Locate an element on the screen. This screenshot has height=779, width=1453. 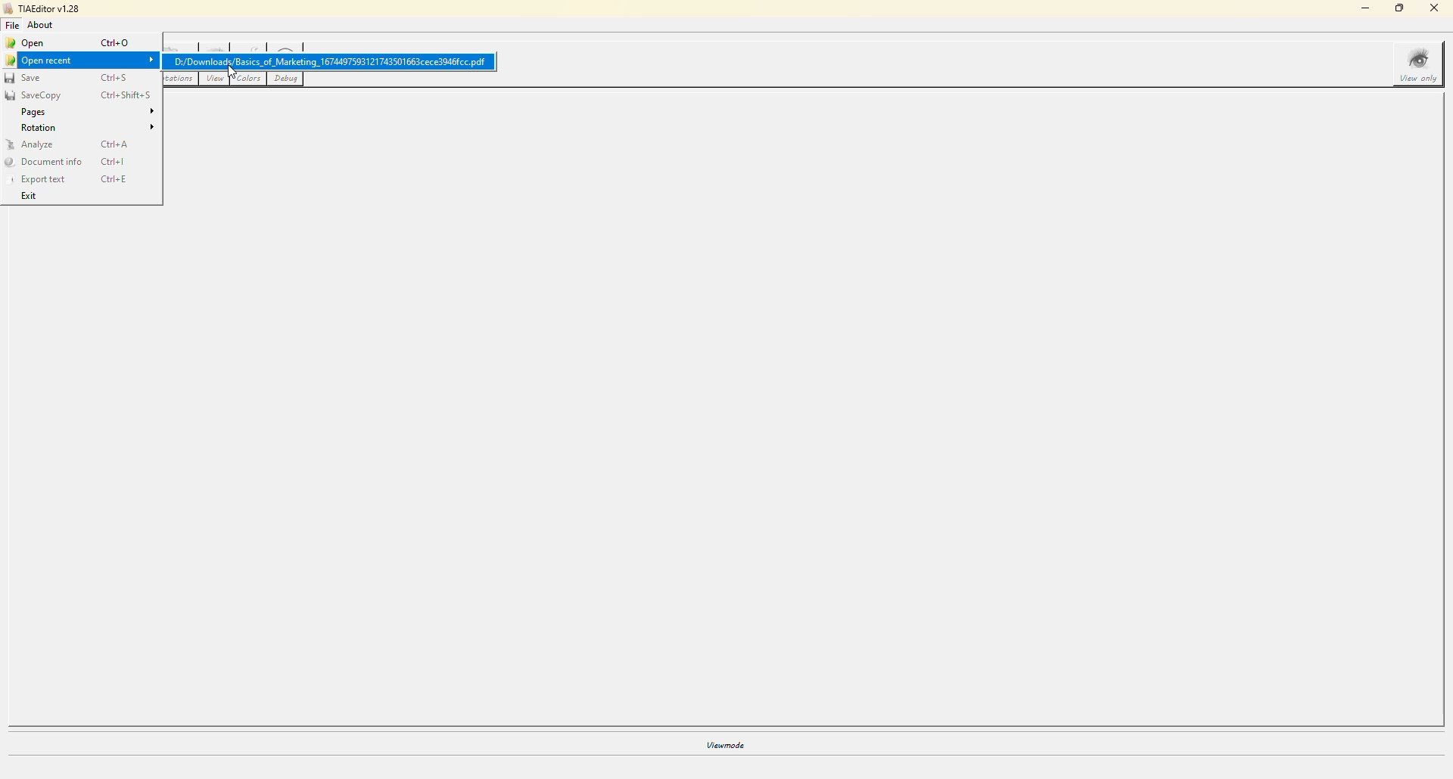
export text is located at coordinates (42, 182).